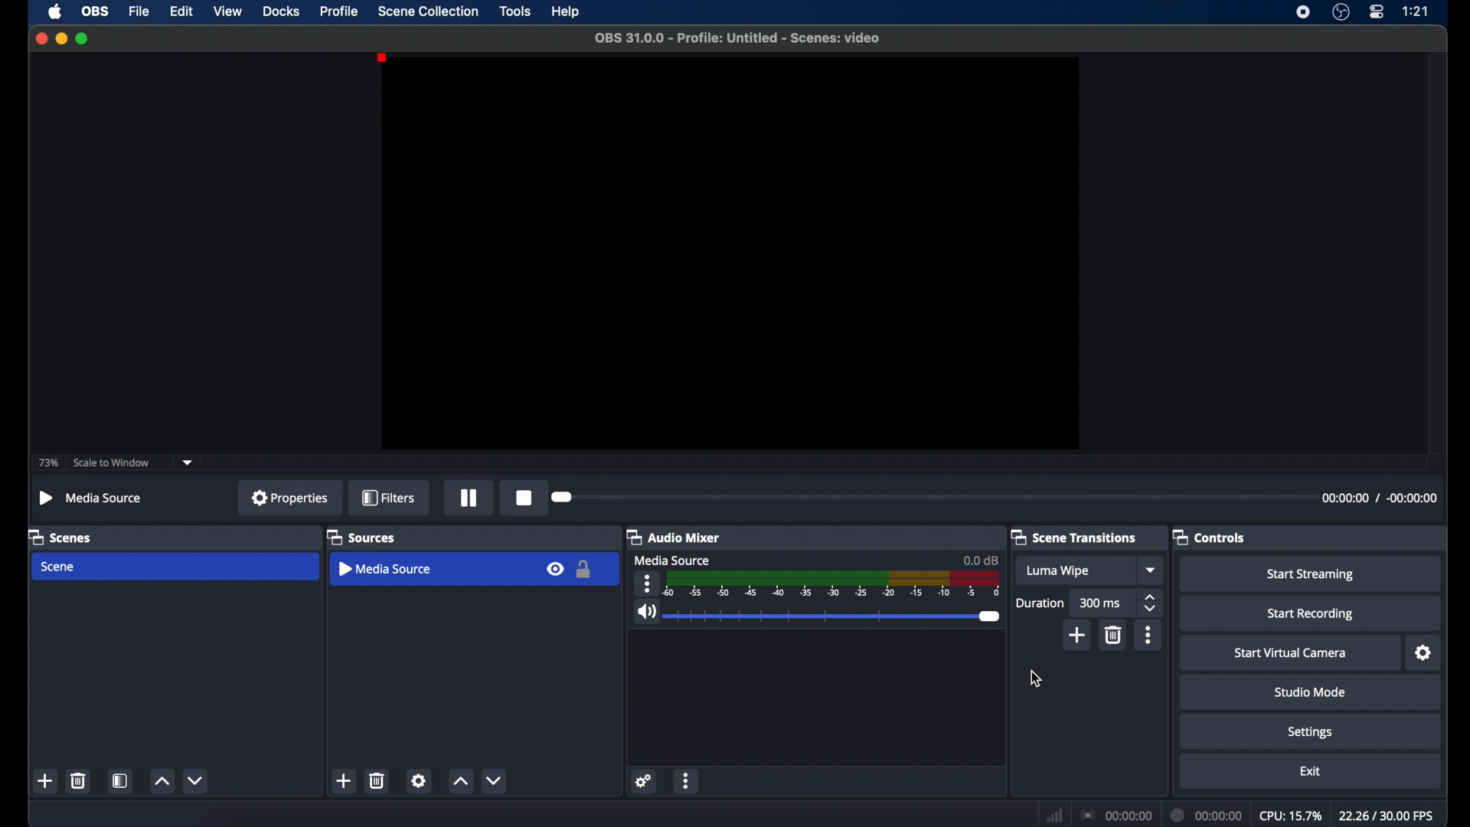 The height and width of the screenshot is (827, 1470). I want to click on scene collection, so click(426, 11).